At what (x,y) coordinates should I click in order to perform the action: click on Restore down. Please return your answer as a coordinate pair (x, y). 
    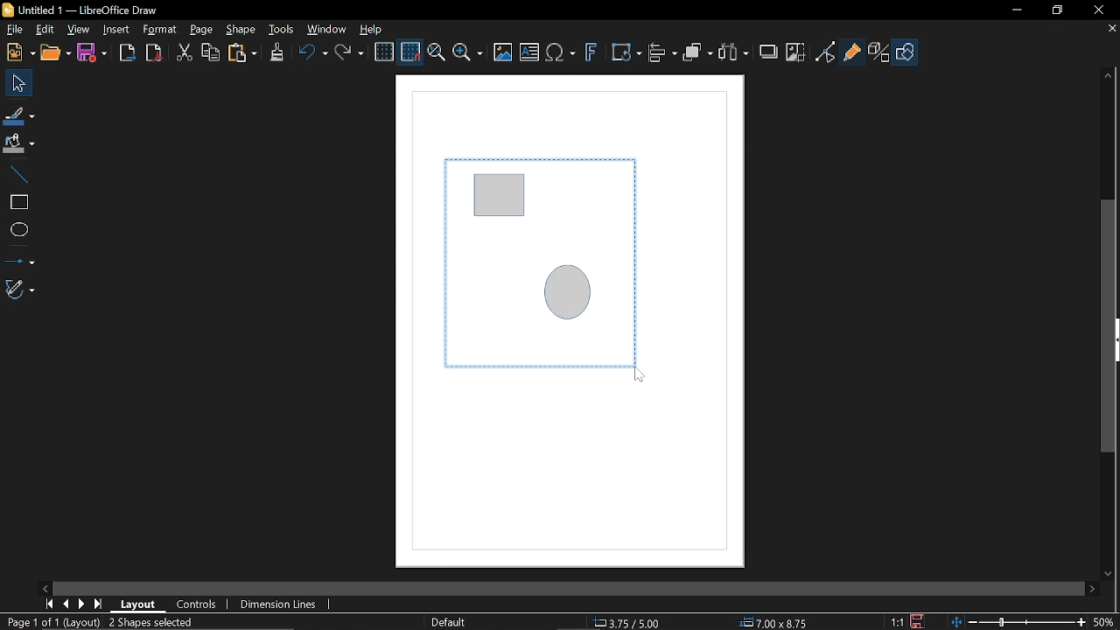
    Looking at the image, I should click on (1055, 10).